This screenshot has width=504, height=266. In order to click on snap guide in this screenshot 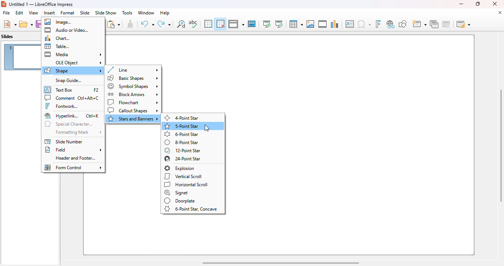, I will do `click(68, 81)`.